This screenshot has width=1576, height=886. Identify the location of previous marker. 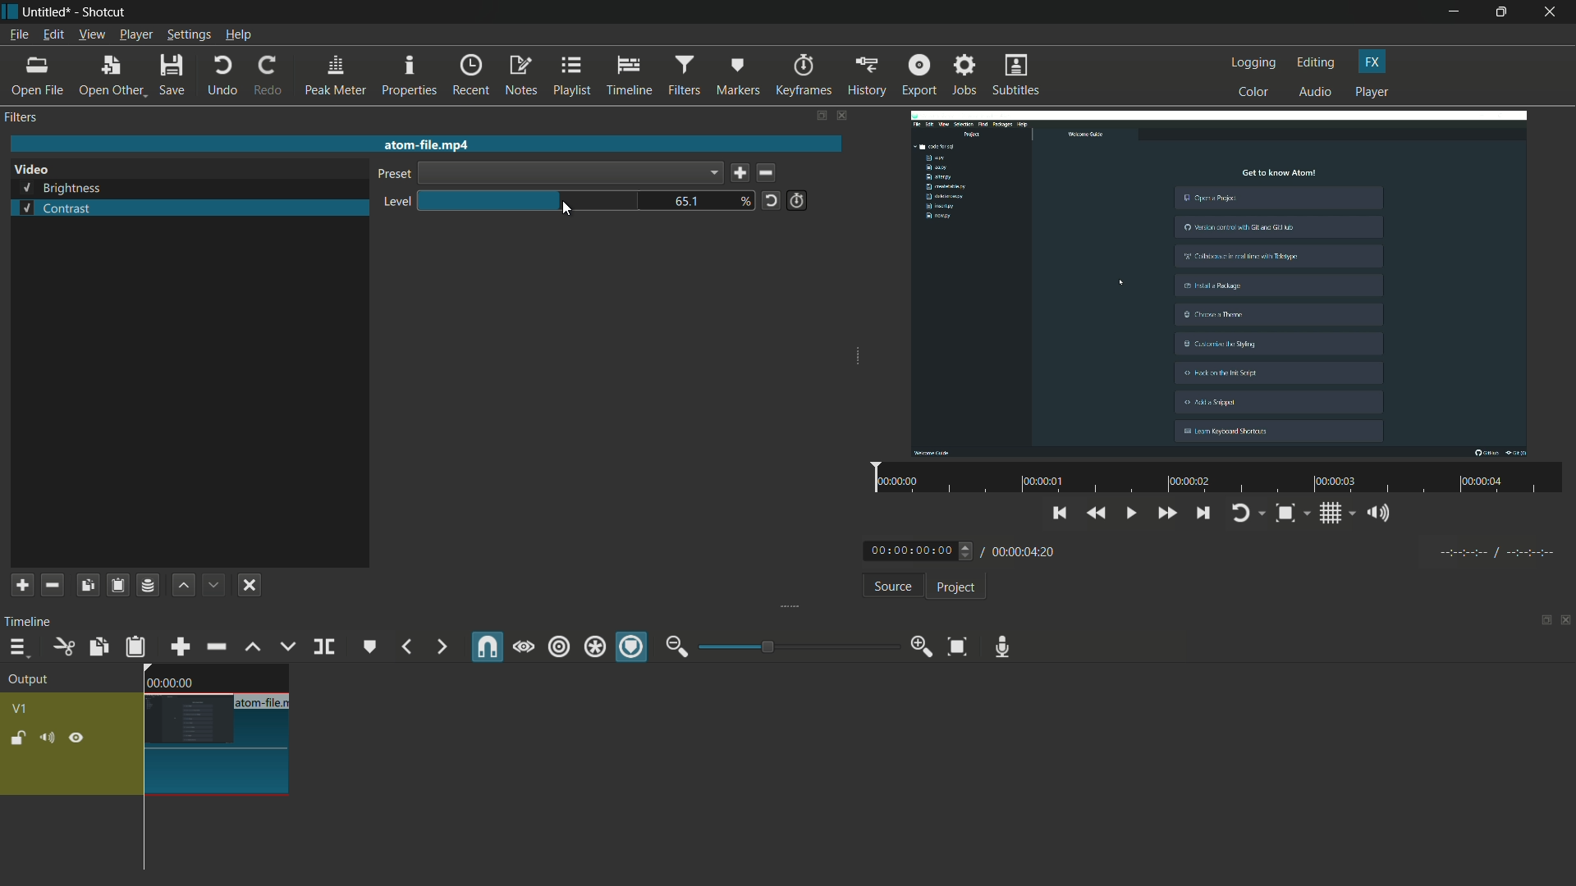
(405, 647).